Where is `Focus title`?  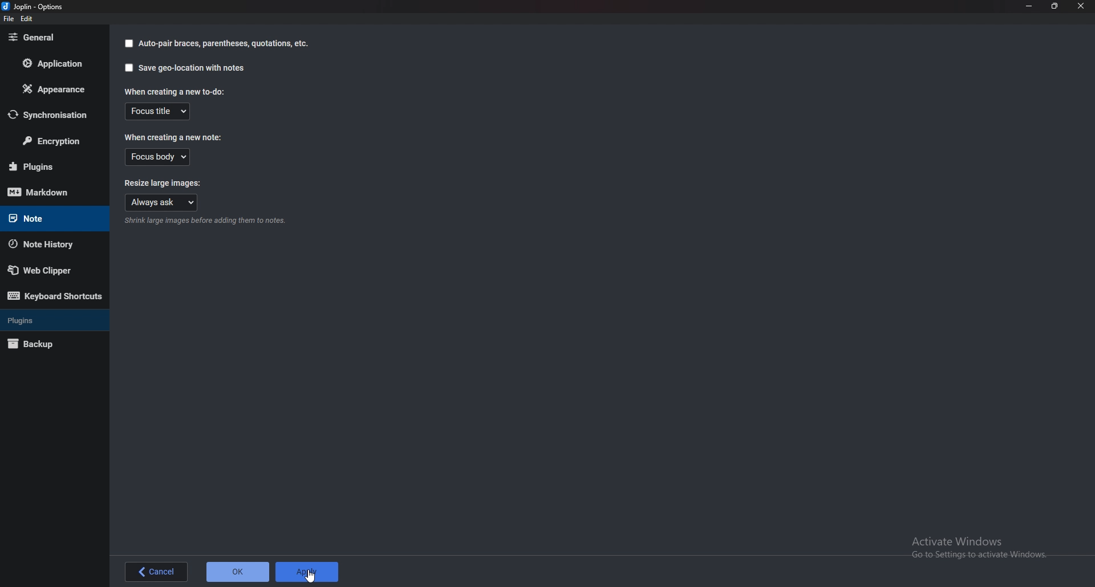
Focus title is located at coordinates (160, 111).